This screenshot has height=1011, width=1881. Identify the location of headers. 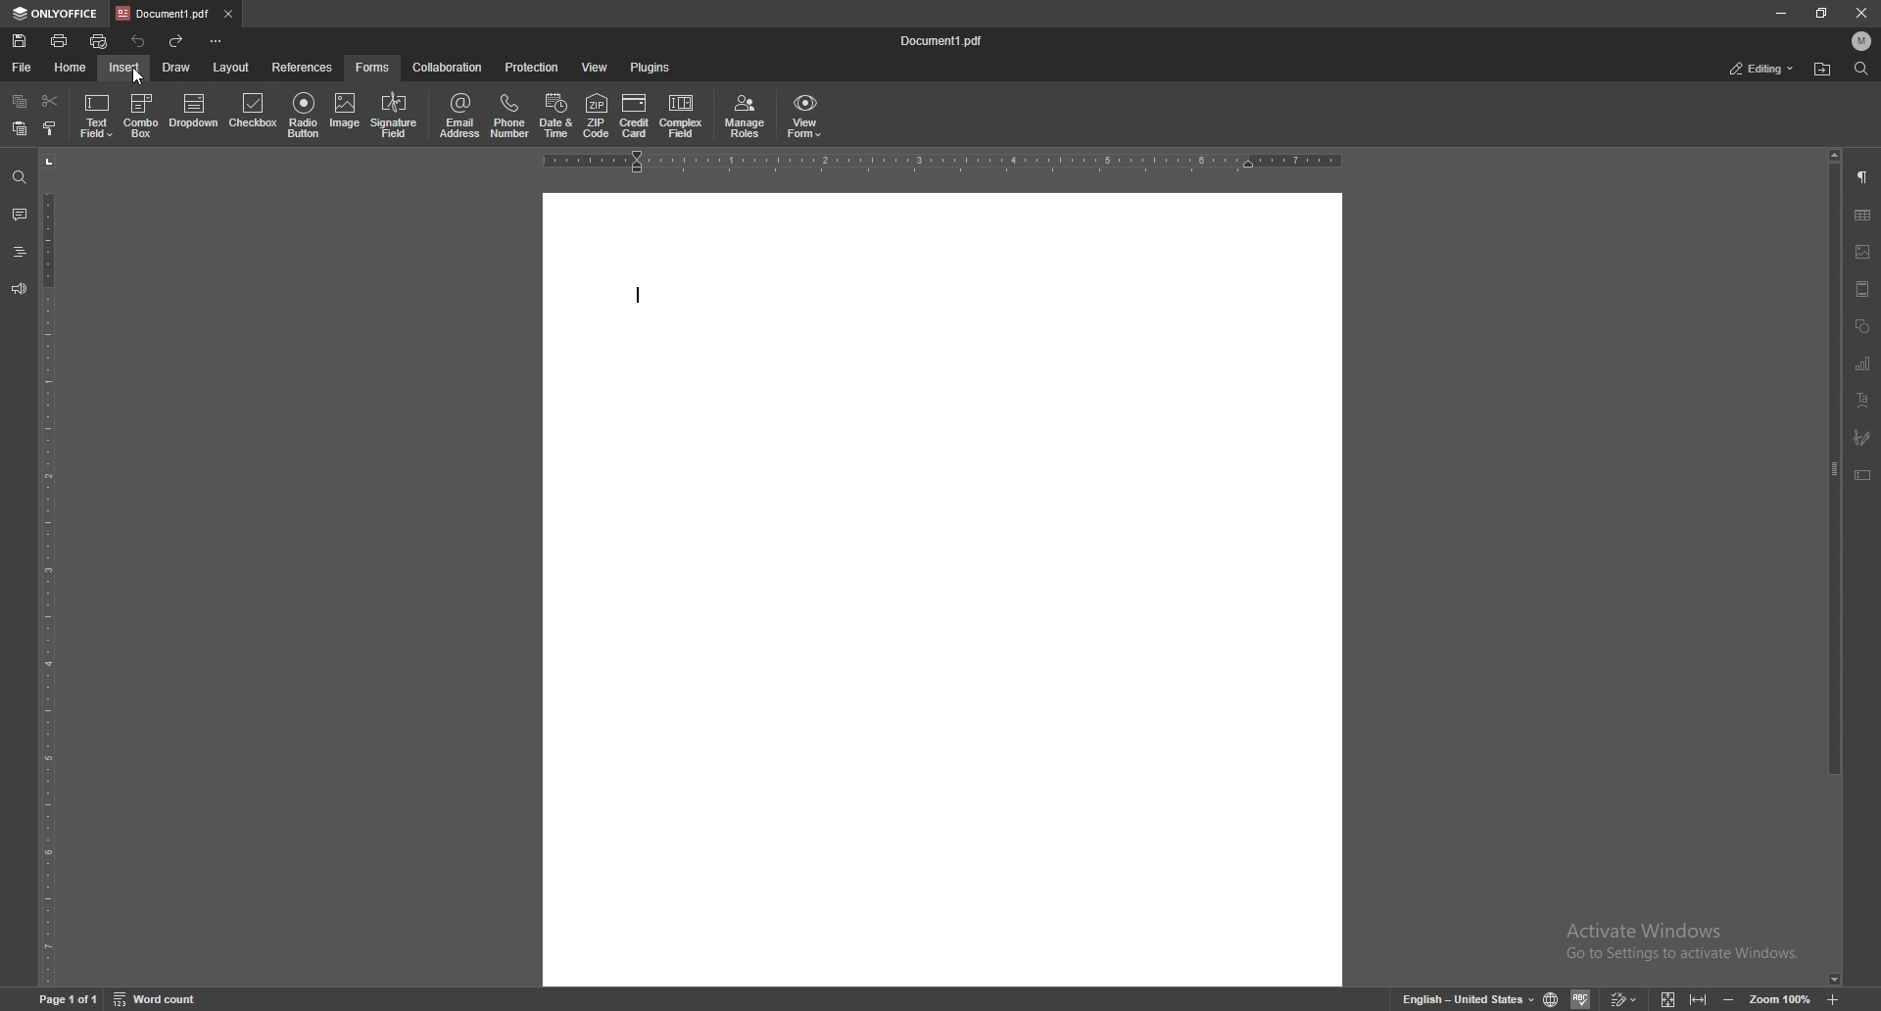
(18, 251).